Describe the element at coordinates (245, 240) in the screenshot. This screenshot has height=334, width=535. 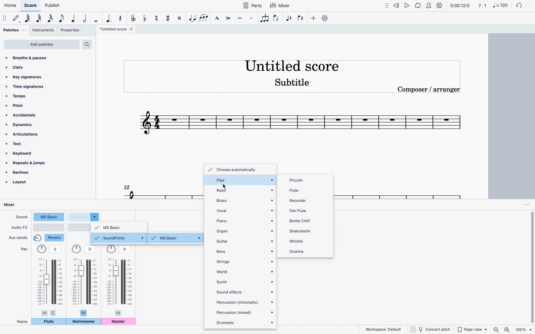
I see `guitar` at that location.